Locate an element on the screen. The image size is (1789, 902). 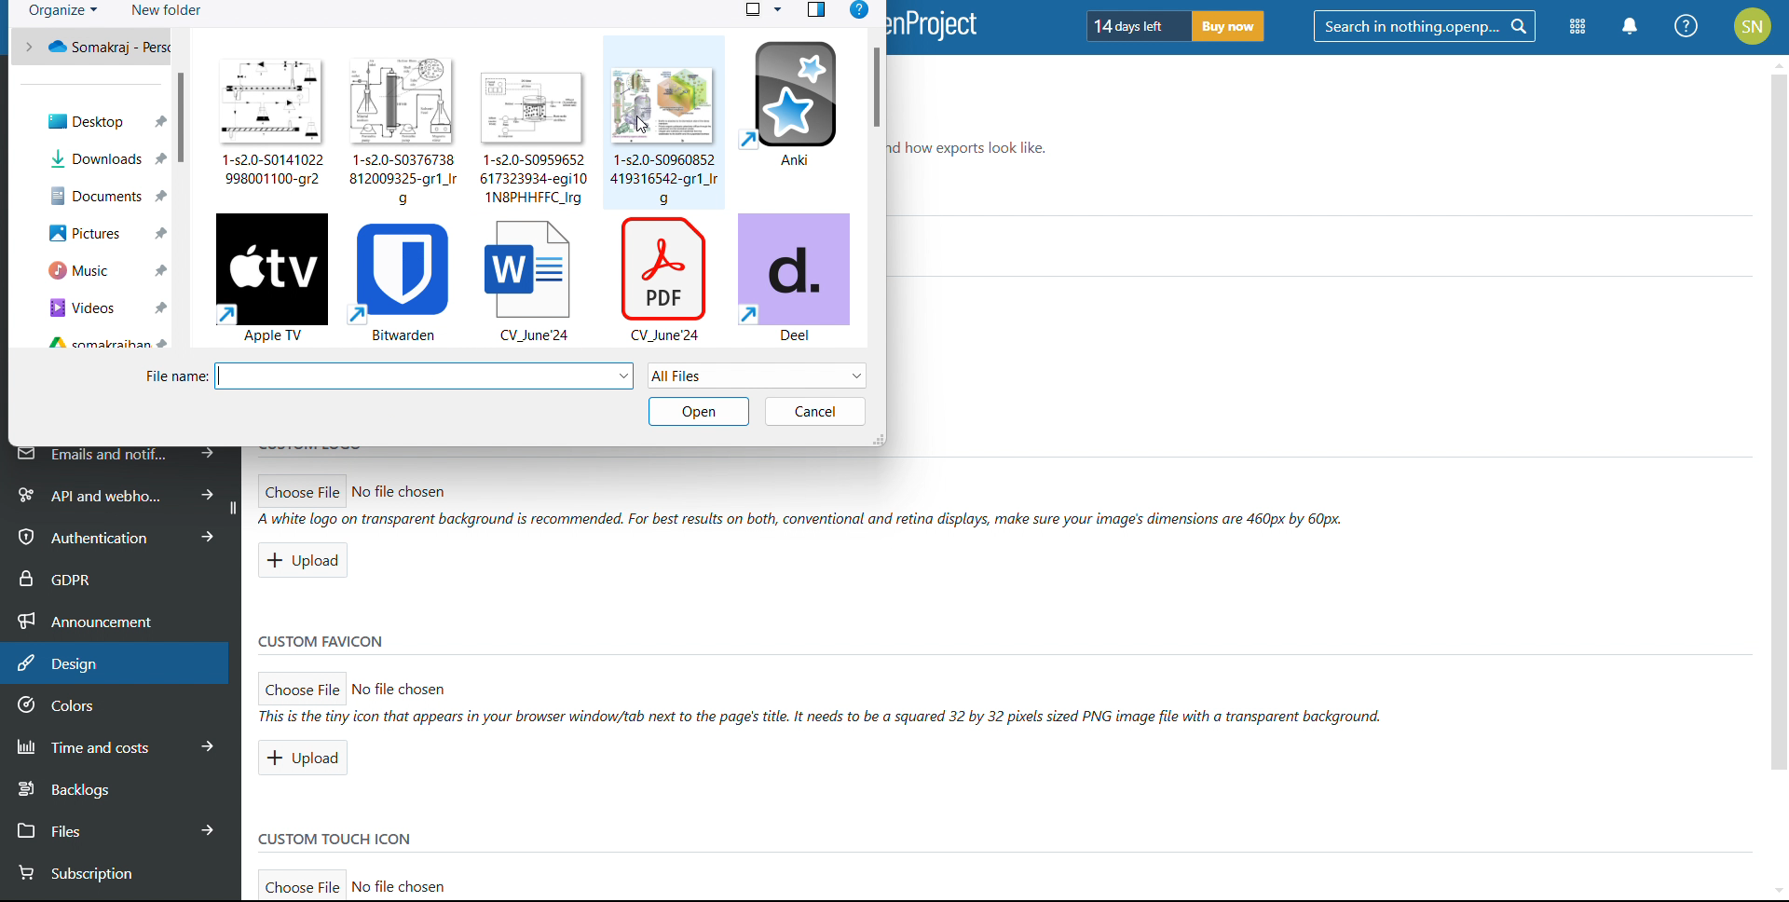
scrollbar is located at coordinates (182, 116).